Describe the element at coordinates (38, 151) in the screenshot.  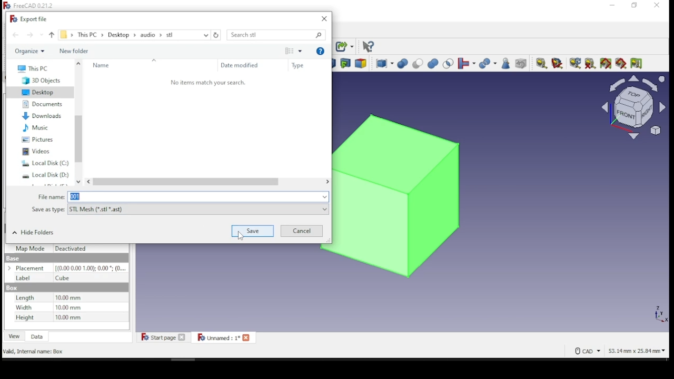
I see `videos` at that location.